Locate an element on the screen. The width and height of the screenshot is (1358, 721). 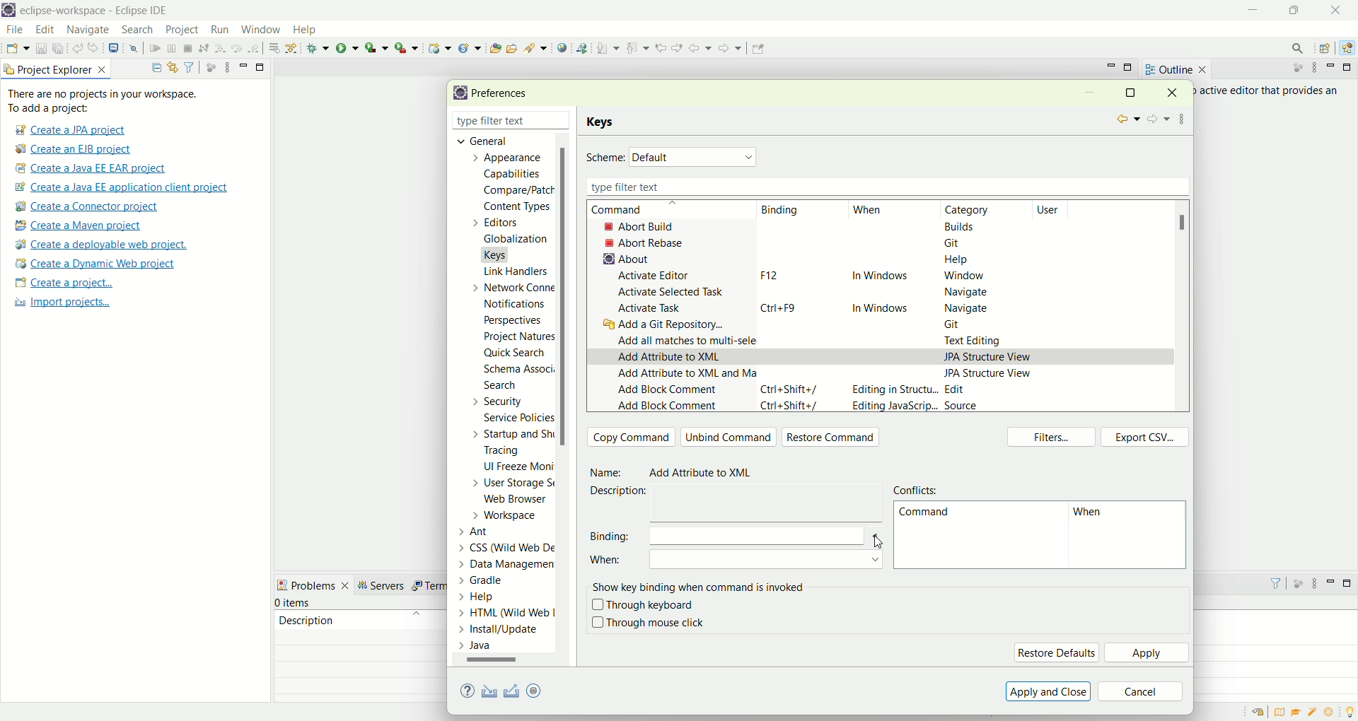
create a deployable web project is located at coordinates (102, 245).